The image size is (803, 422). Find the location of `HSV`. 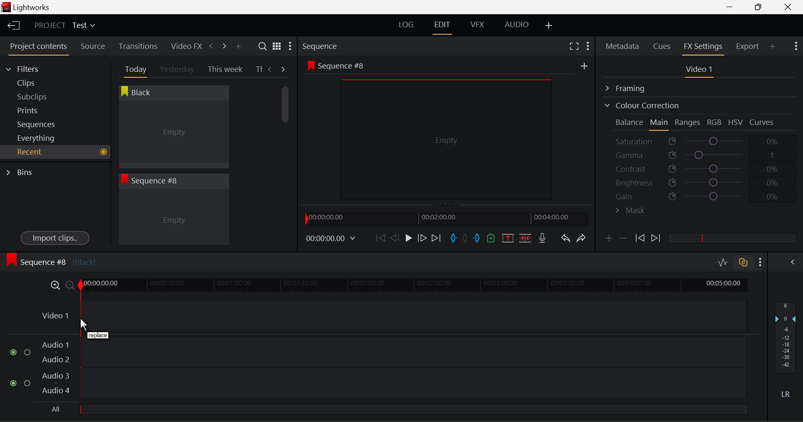

HSV is located at coordinates (736, 122).